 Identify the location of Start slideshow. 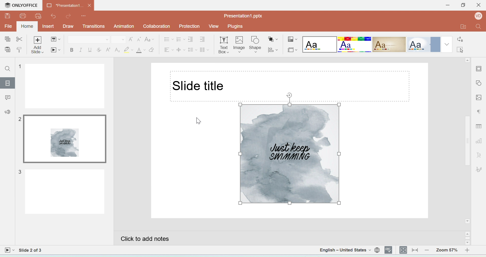
(55, 50).